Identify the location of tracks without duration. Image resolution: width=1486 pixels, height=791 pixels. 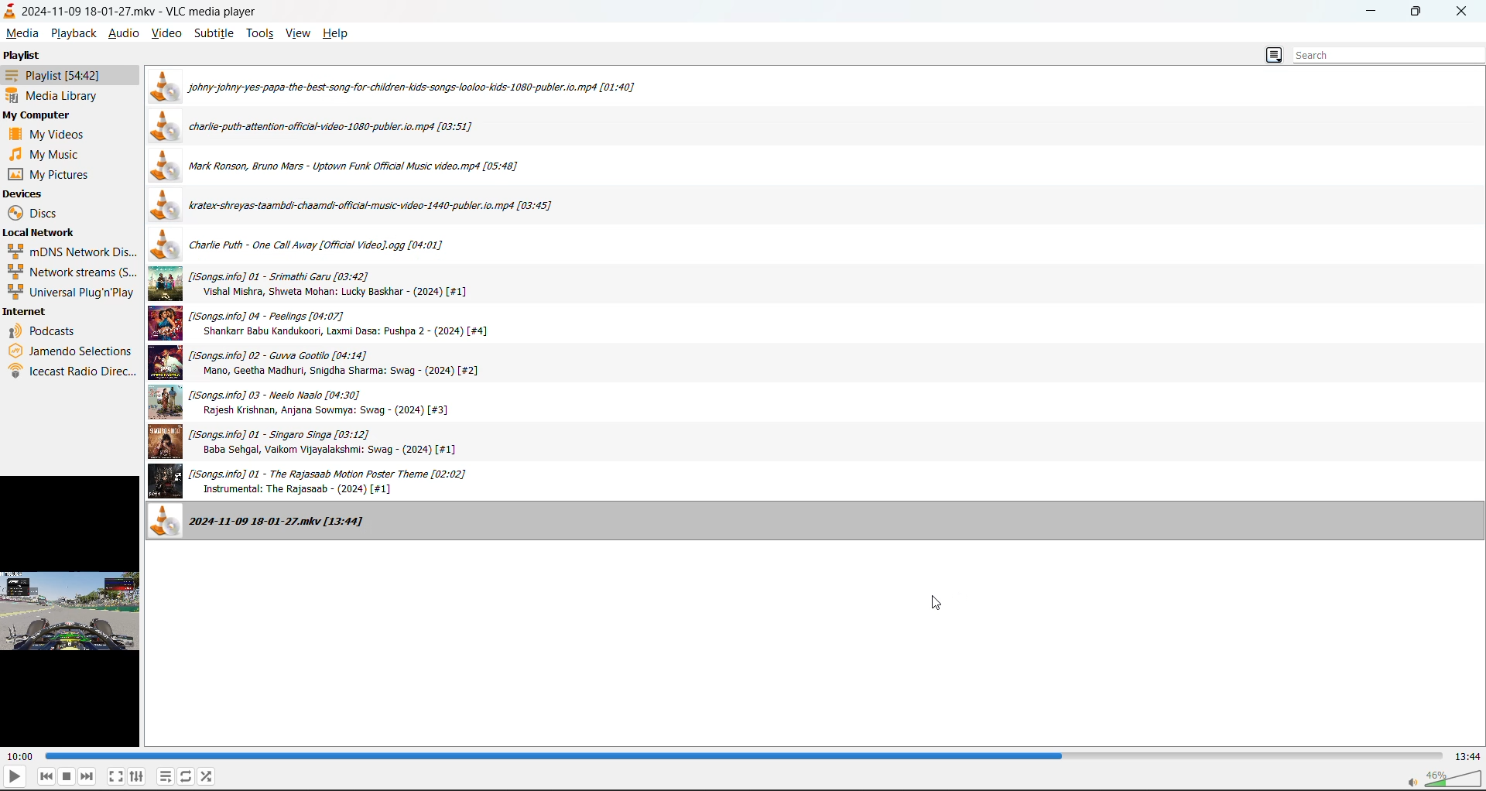
(353, 207).